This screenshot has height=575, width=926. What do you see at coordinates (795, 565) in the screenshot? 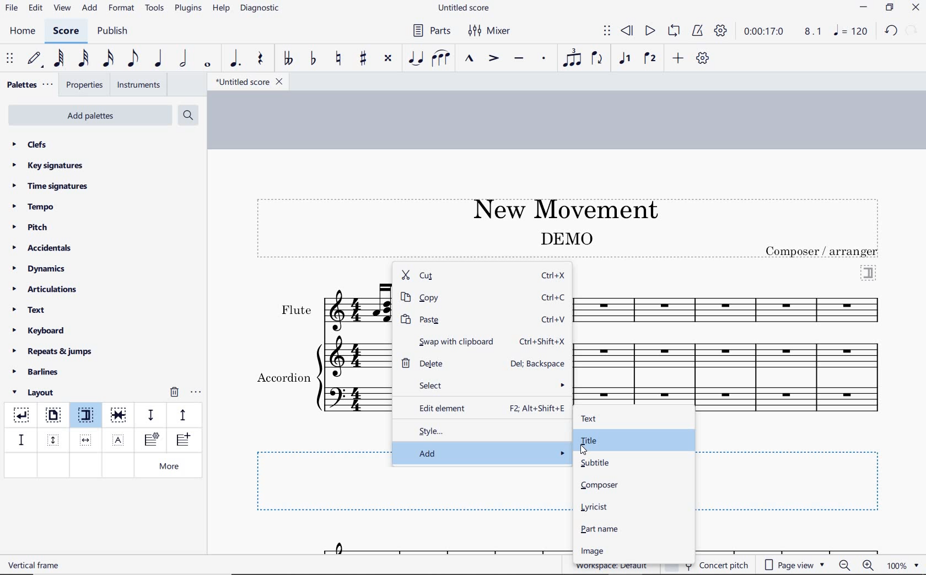
I see `page view` at bounding box center [795, 565].